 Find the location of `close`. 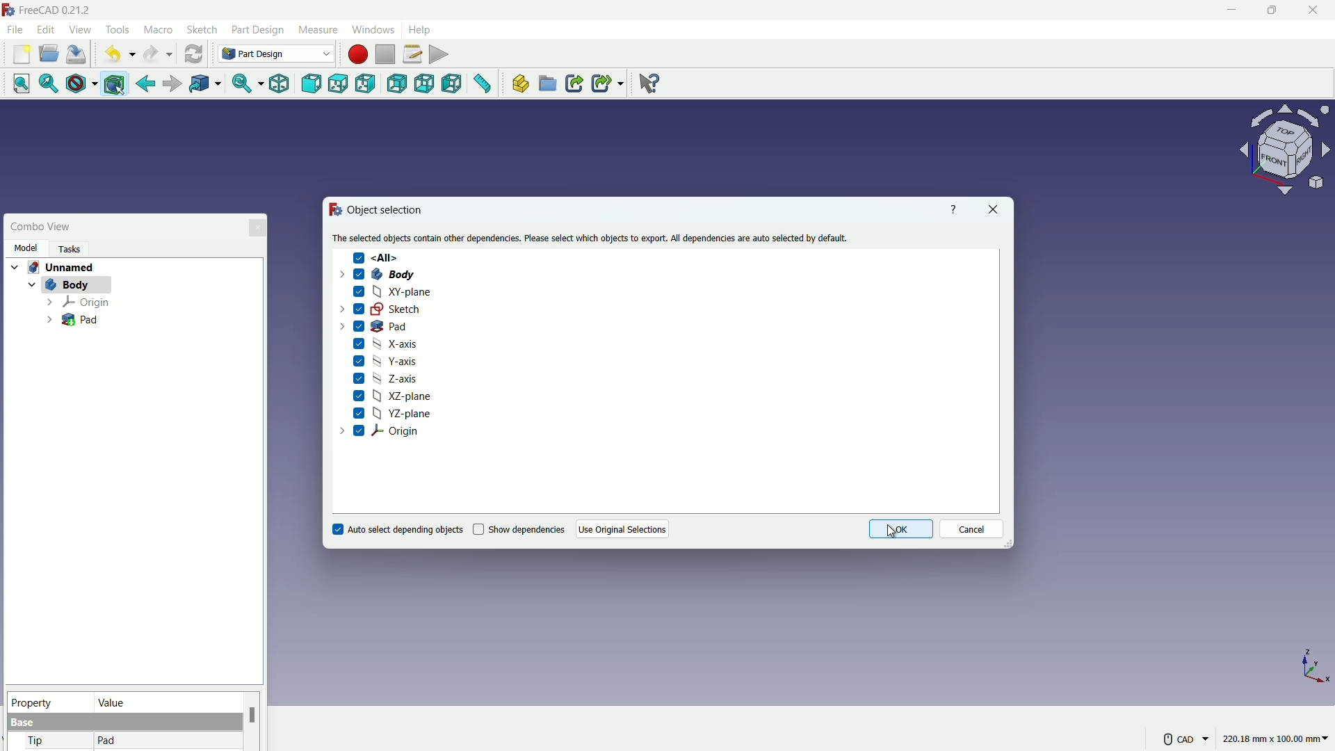

close is located at coordinates (259, 227).